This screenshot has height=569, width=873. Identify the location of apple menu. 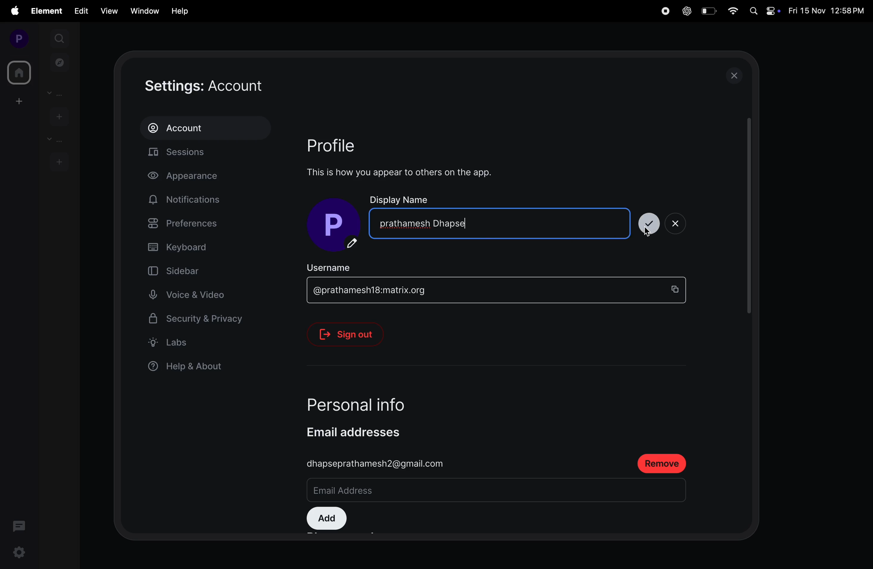
(14, 11).